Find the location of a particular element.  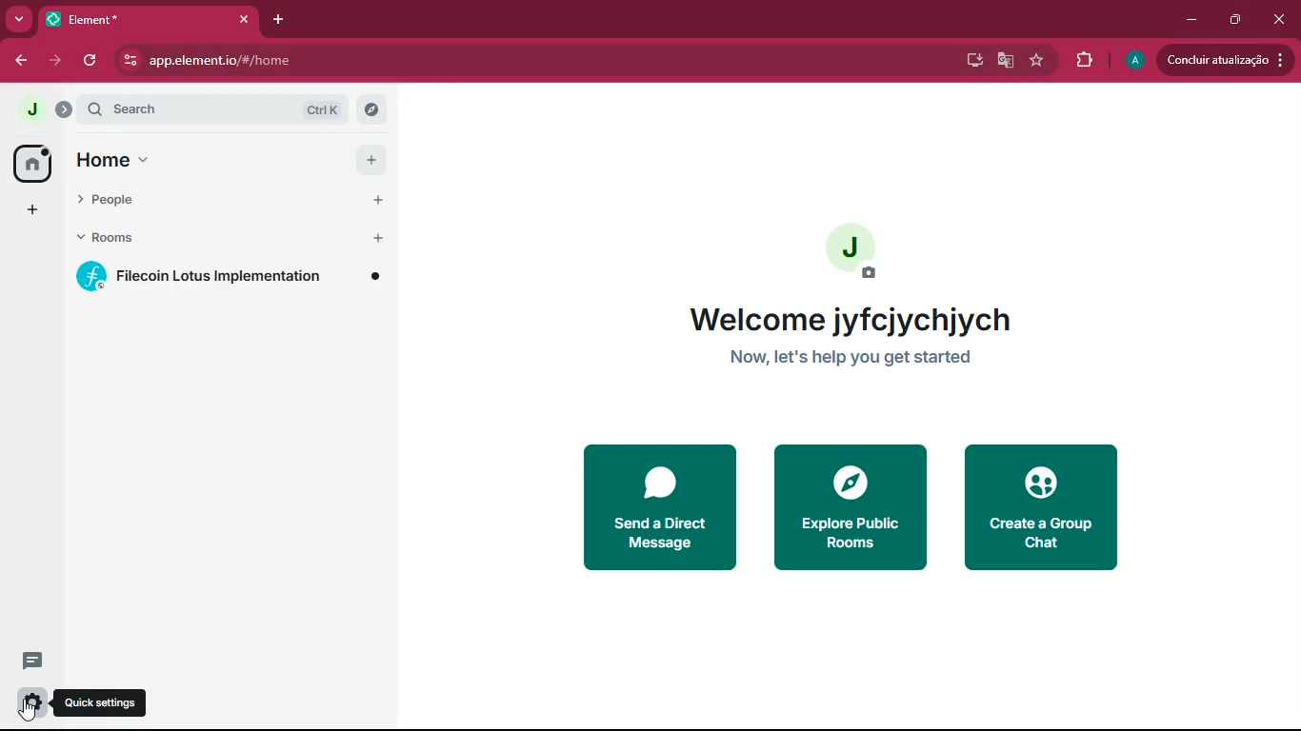

app.element.io/#/home is located at coordinates (319, 61).